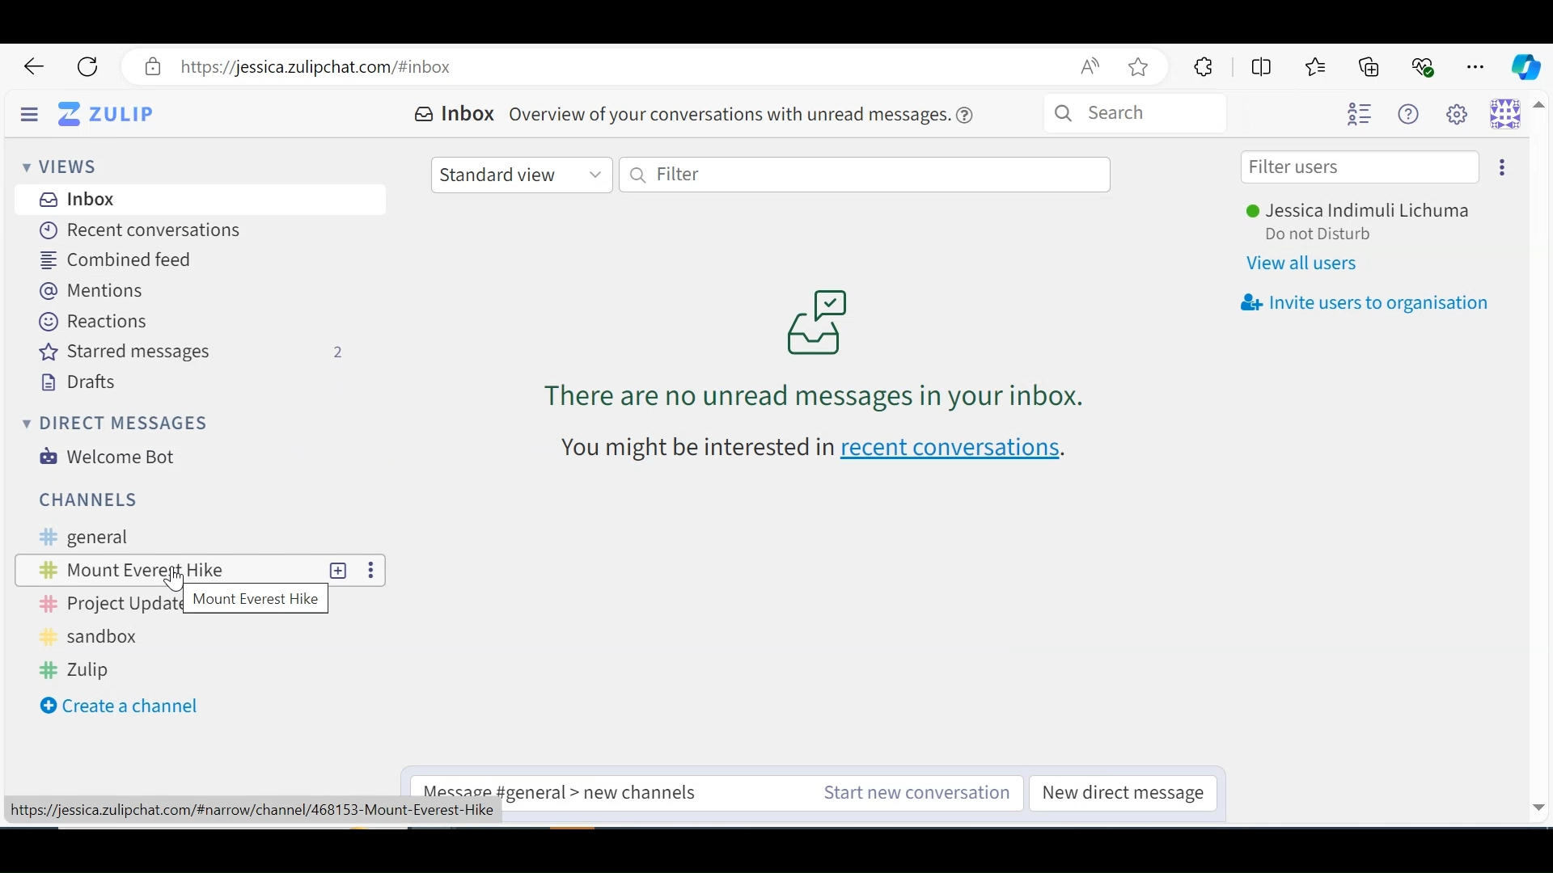 This screenshot has width=1553, height=873. What do you see at coordinates (748, 113) in the screenshot?
I see `overview` at bounding box center [748, 113].